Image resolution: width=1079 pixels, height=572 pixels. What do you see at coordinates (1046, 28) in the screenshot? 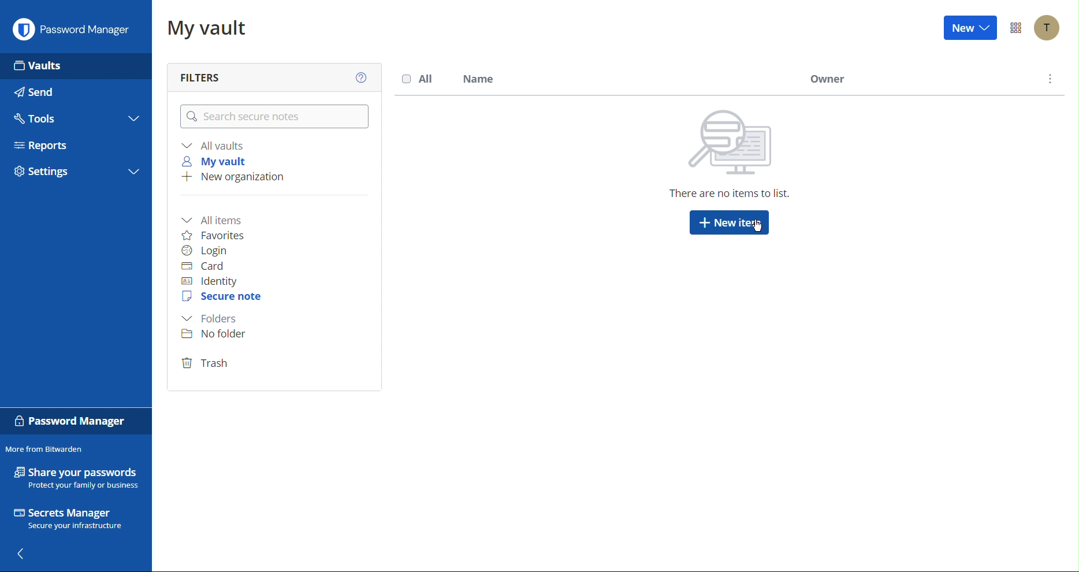
I see `Account` at bounding box center [1046, 28].